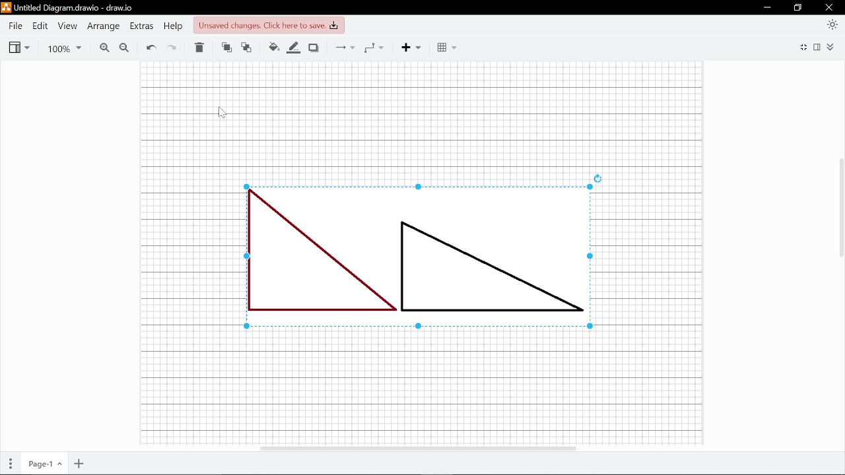 The width and height of the screenshot is (845, 475). What do you see at coordinates (268, 25) in the screenshot?
I see `unsaved changes. click here to save` at bounding box center [268, 25].